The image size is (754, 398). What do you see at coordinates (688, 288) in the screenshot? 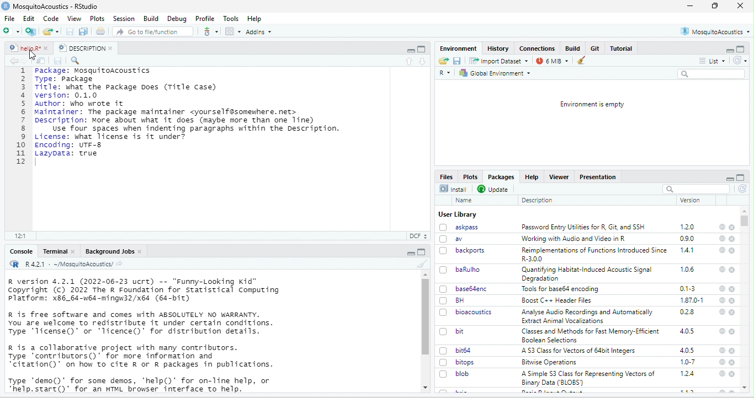
I see `0.1-3` at bounding box center [688, 288].